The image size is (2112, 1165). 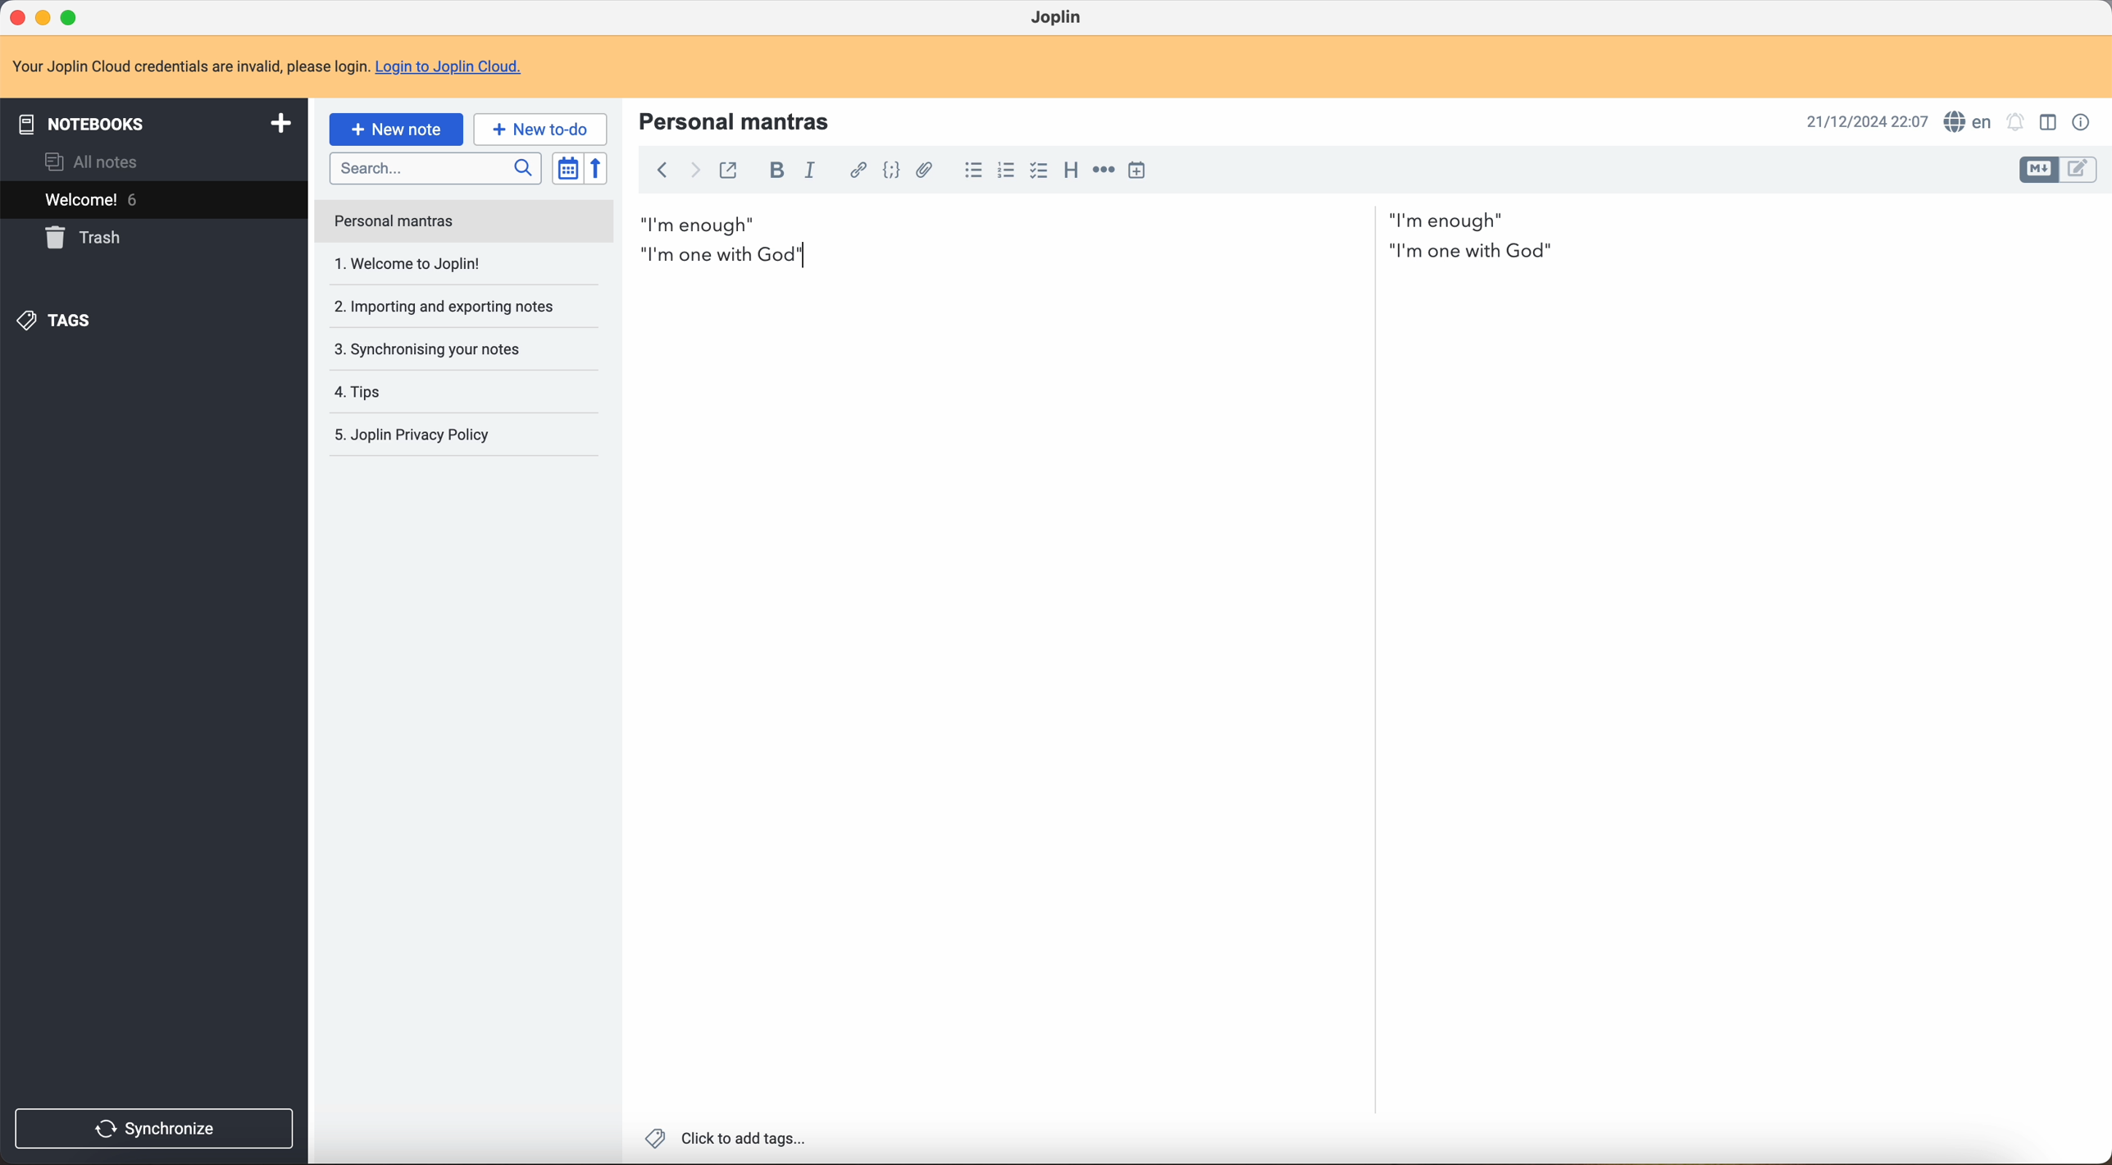 What do you see at coordinates (1071, 173) in the screenshot?
I see `heading` at bounding box center [1071, 173].